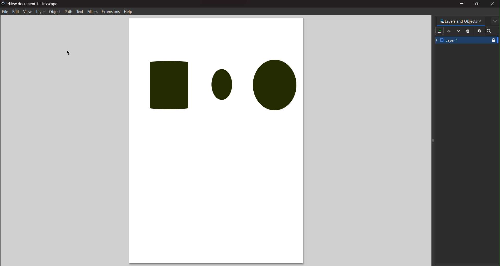 The width and height of the screenshot is (500, 266). What do you see at coordinates (27, 13) in the screenshot?
I see `view` at bounding box center [27, 13].